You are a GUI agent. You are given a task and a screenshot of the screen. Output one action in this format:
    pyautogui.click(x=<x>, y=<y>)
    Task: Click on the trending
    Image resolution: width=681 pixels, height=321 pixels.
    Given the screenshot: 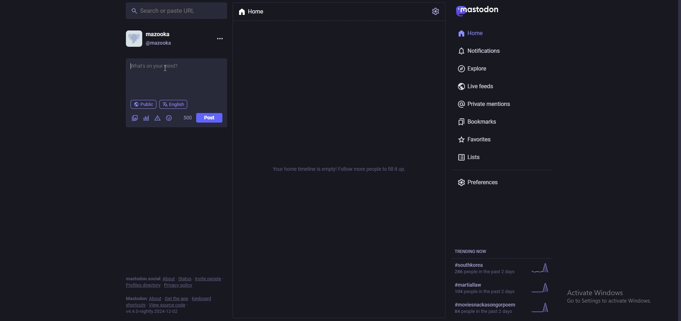 What is the action you would take?
    pyautogui.click(x=503, y=268)
    